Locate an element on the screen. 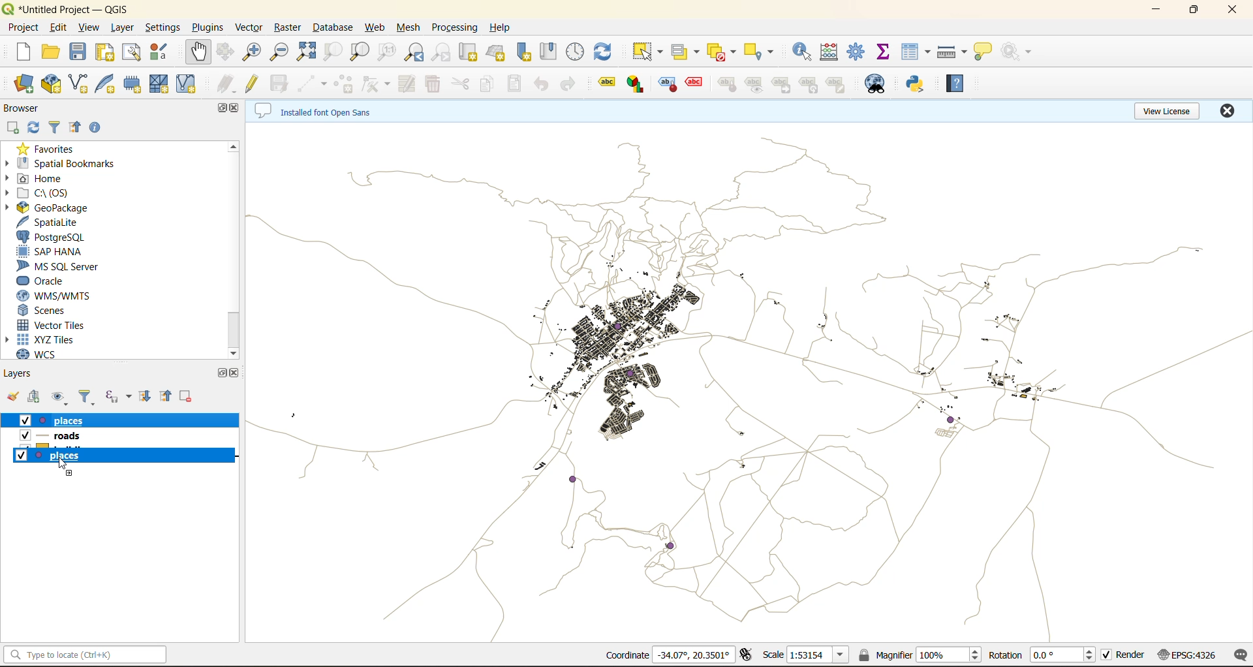 Image resolution: width=1253 pixels, height=667 pixels. zoom in is located at coordinates (254, 54).